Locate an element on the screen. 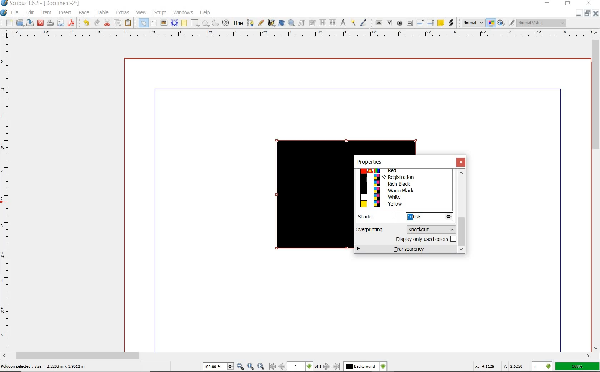 This screenshot has height=372, width=600. Overprinting is located at coordinates (370, 229).